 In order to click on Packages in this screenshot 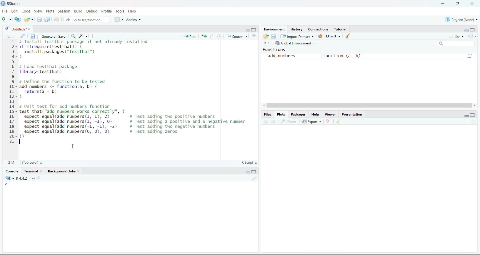, I will do `click(298, 114)`.